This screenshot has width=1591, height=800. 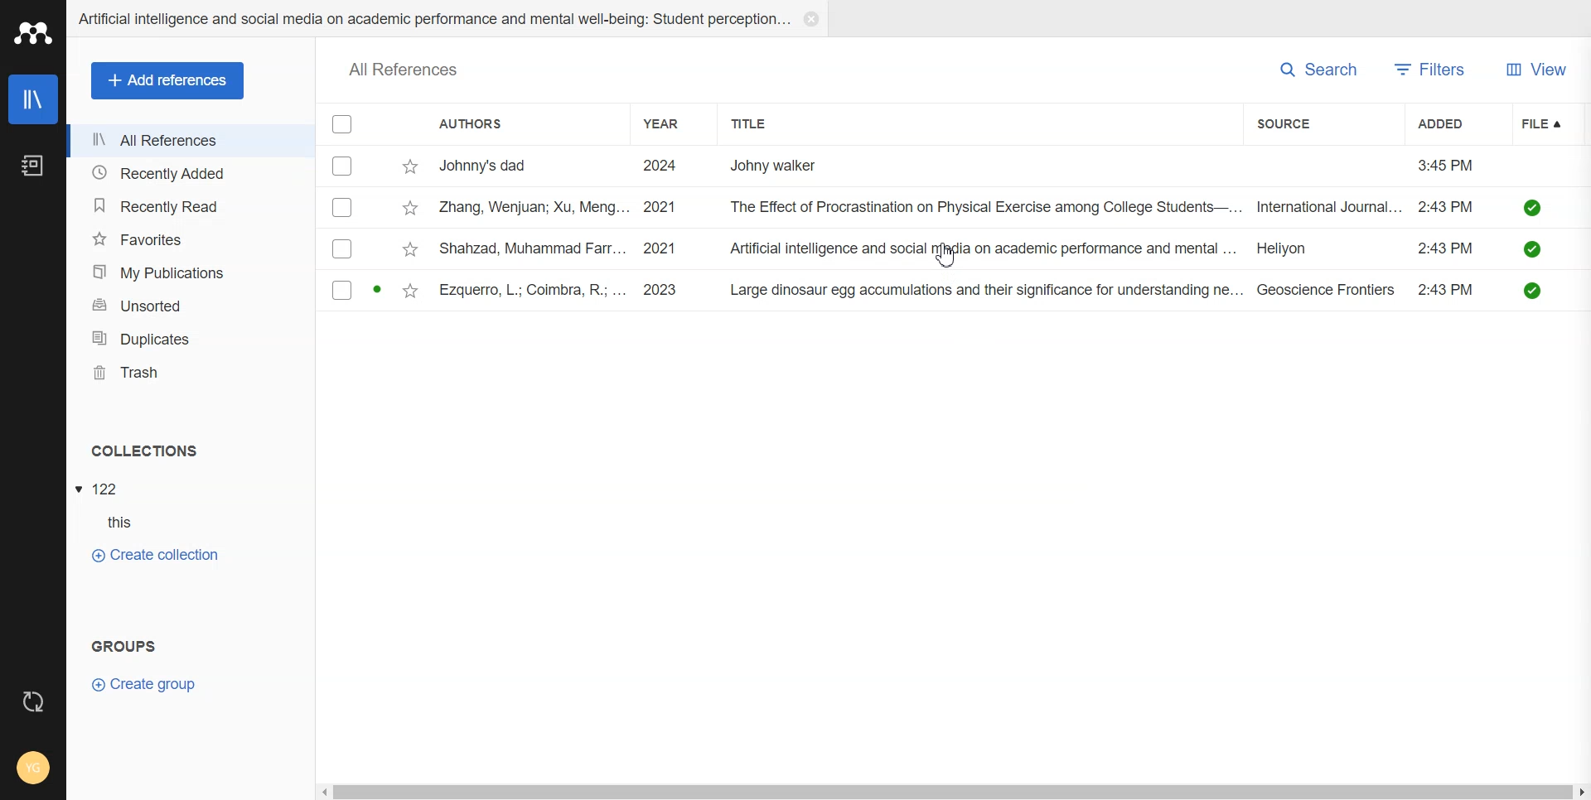 What do you see at coordinates (191, 451) in the screenshot?
I see `Collections` at bounding box center [191, 451].